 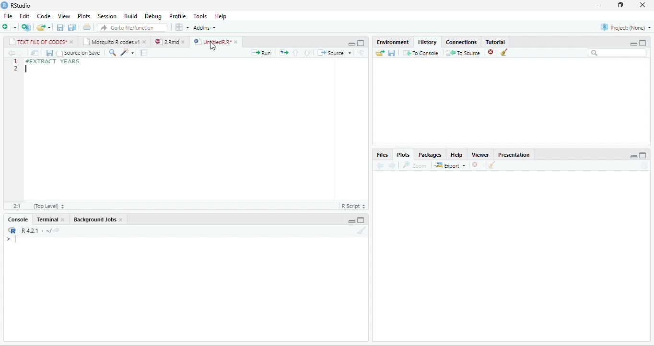 What do you see at coordinates (642, 5) in the screenshot?
I see `close` at bounding box center [642, 5].